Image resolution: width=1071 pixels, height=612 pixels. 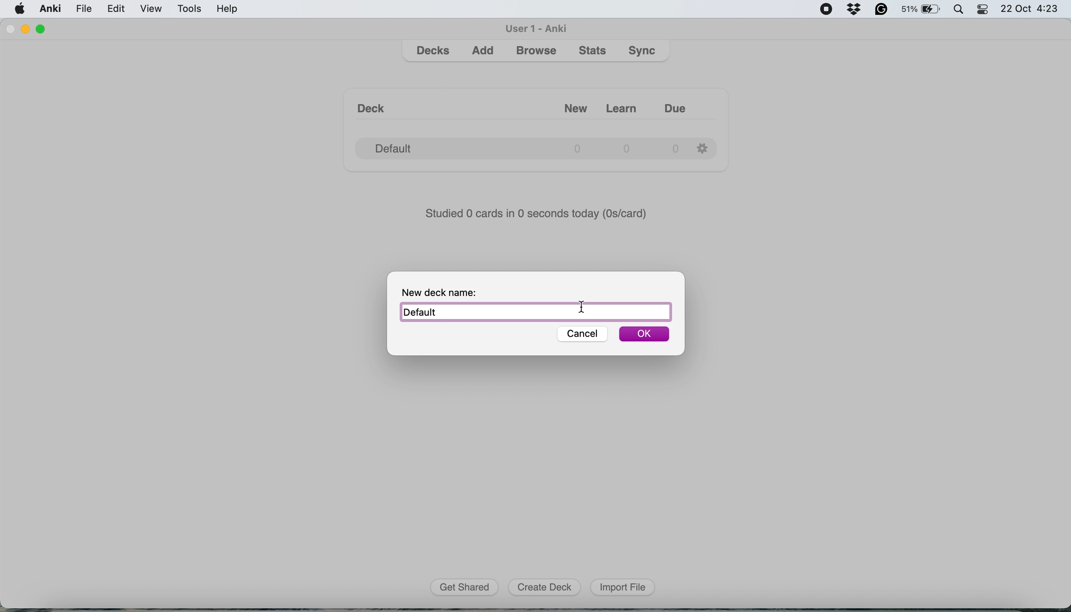 What do you see at coordinates (579, 334) in the screenshot?
I see `cancel` at bounding box center [579, 334].